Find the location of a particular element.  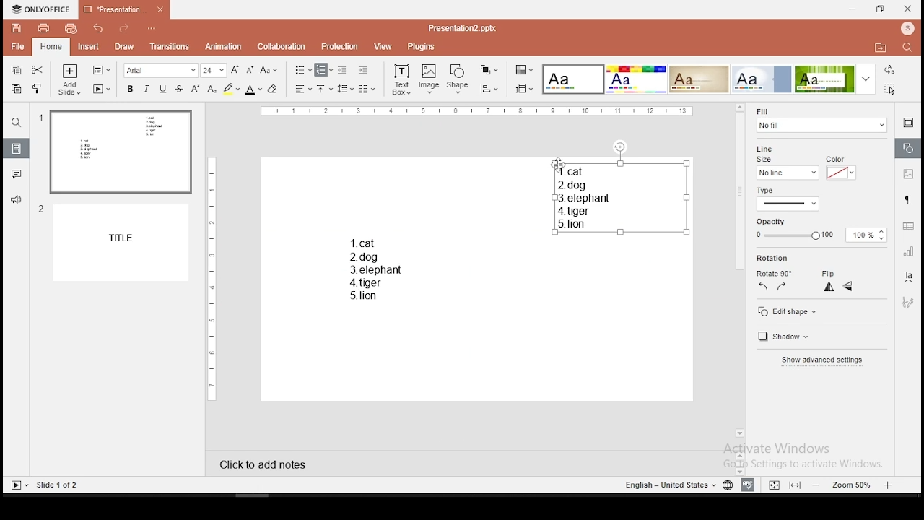

zoom level is located at coordinates (850, 485).